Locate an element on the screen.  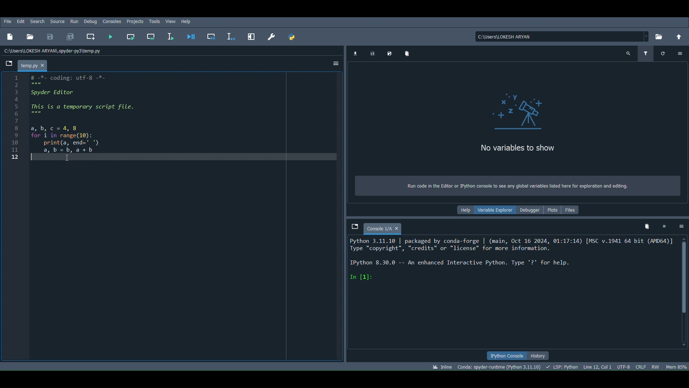
Refresh variables is located at coordinates (664, 53).